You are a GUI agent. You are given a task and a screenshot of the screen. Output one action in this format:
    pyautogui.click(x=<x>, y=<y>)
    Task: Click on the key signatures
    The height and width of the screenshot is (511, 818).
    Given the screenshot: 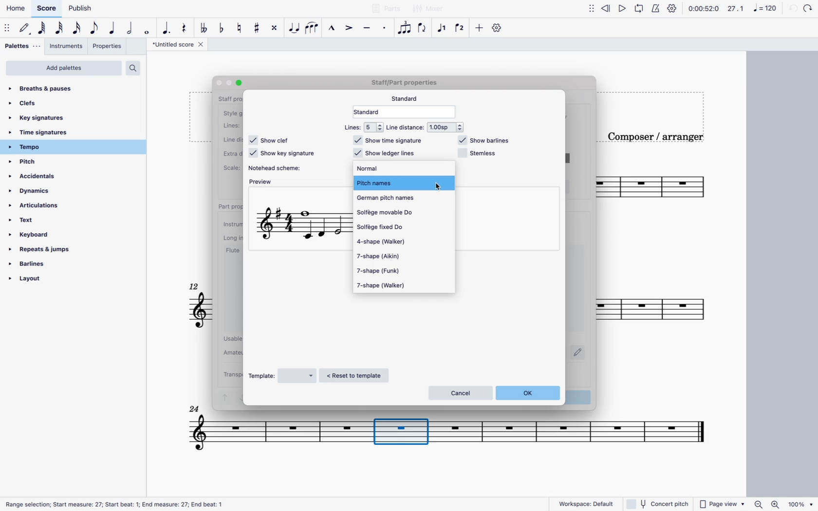 What is the action you would take?
    pyautogui.click(x=38, y=119)
    